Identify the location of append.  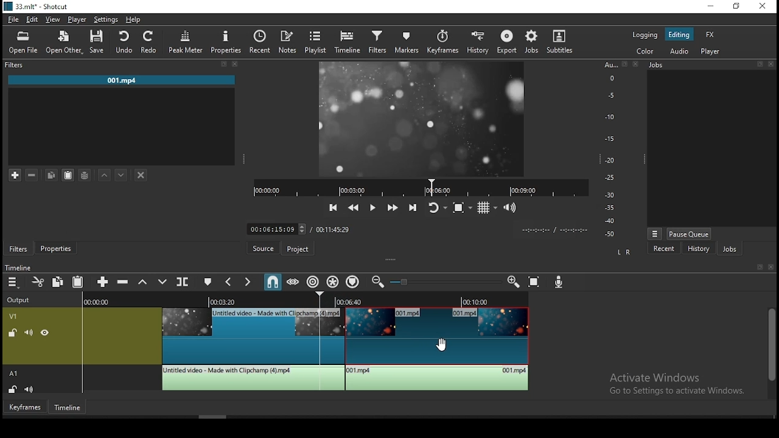
(102, 282).